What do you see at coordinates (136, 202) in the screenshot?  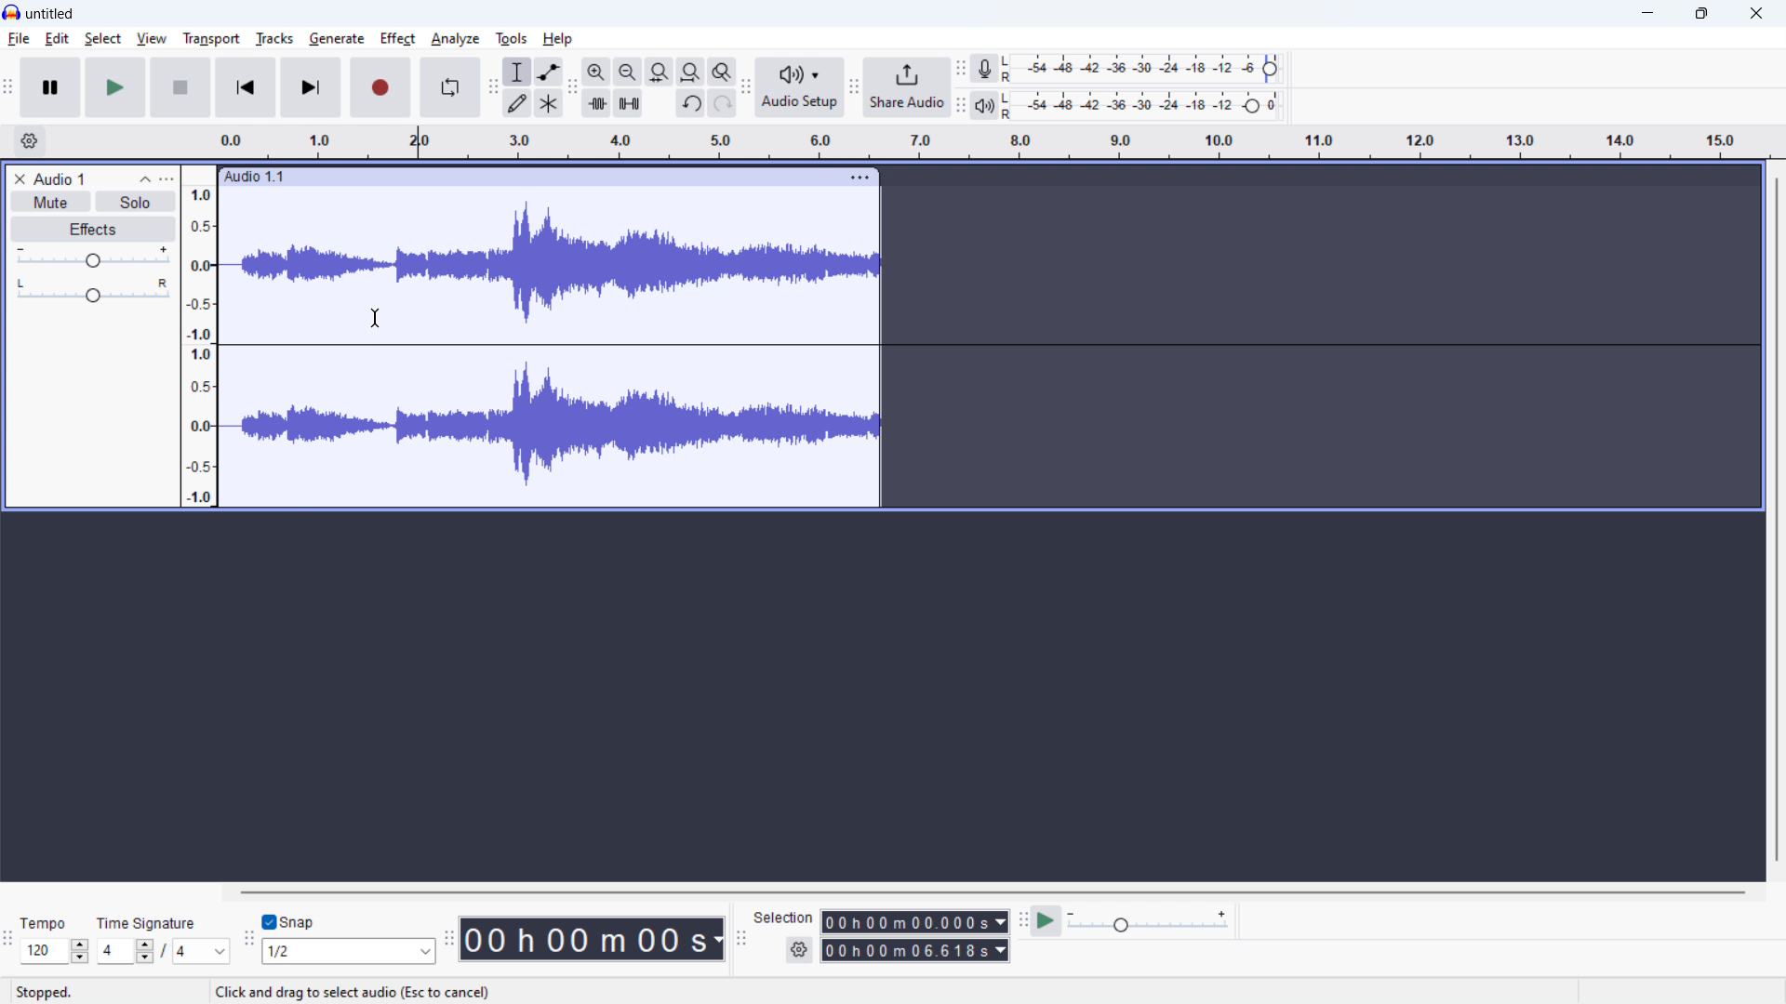 I see `solo` at bounding box center [136, 202].